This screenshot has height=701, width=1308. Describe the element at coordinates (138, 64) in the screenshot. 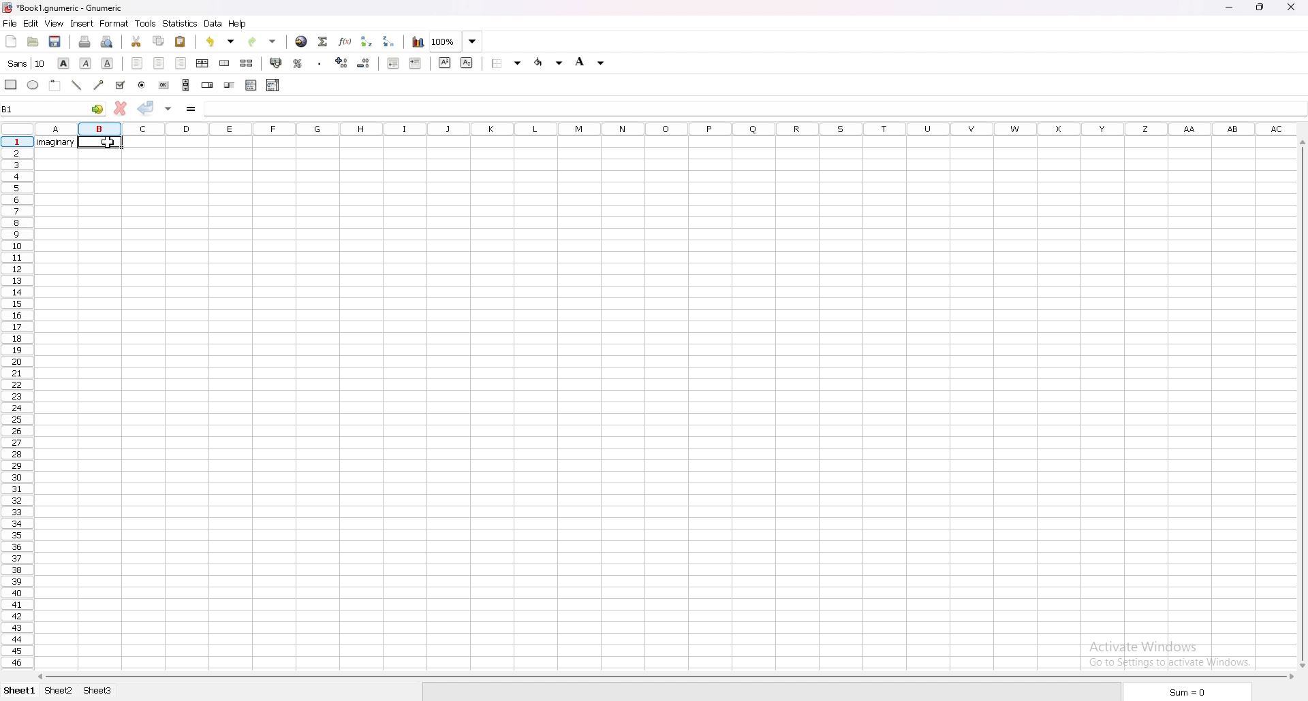

I see `left align` at that location.